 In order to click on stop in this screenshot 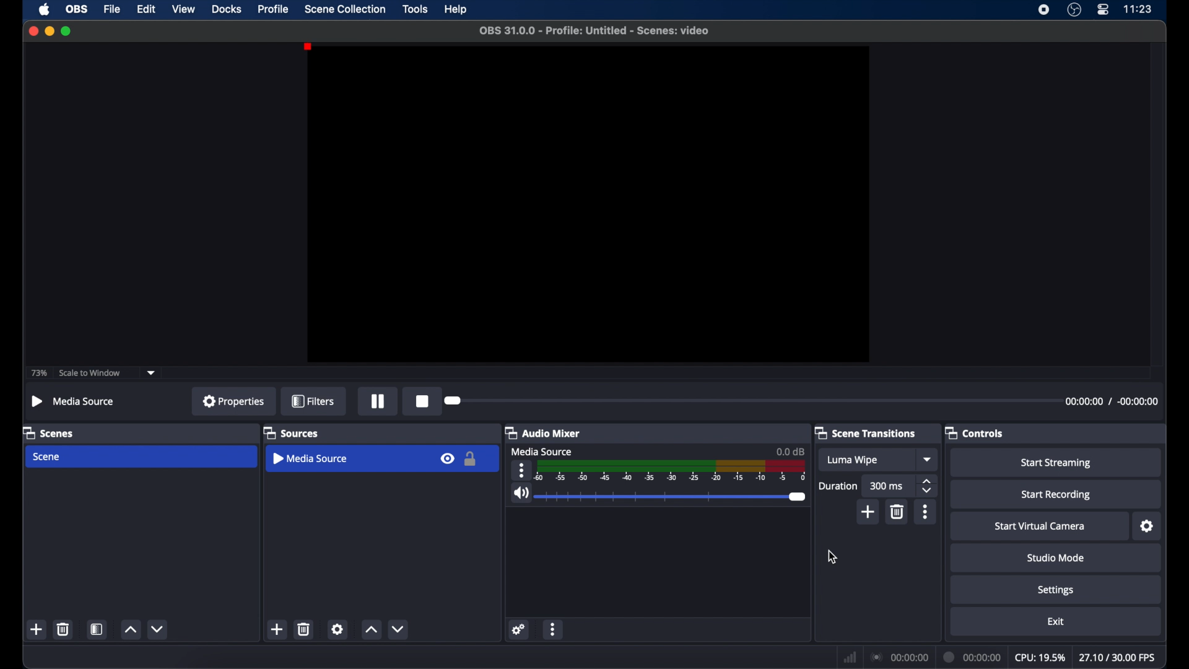, I will do `click(424, 401)`.